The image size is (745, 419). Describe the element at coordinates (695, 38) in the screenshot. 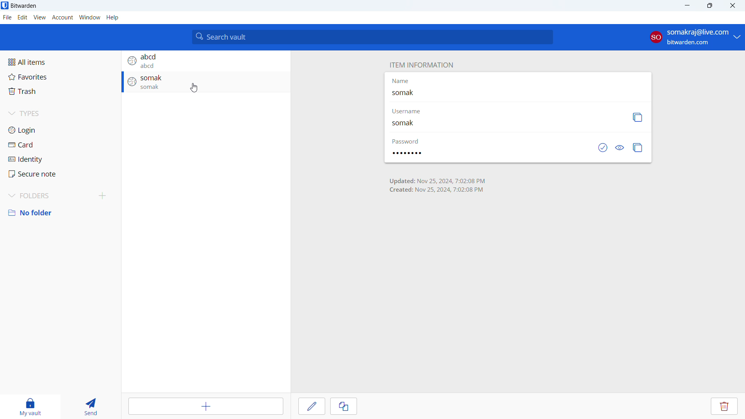

I see `account` at that location.